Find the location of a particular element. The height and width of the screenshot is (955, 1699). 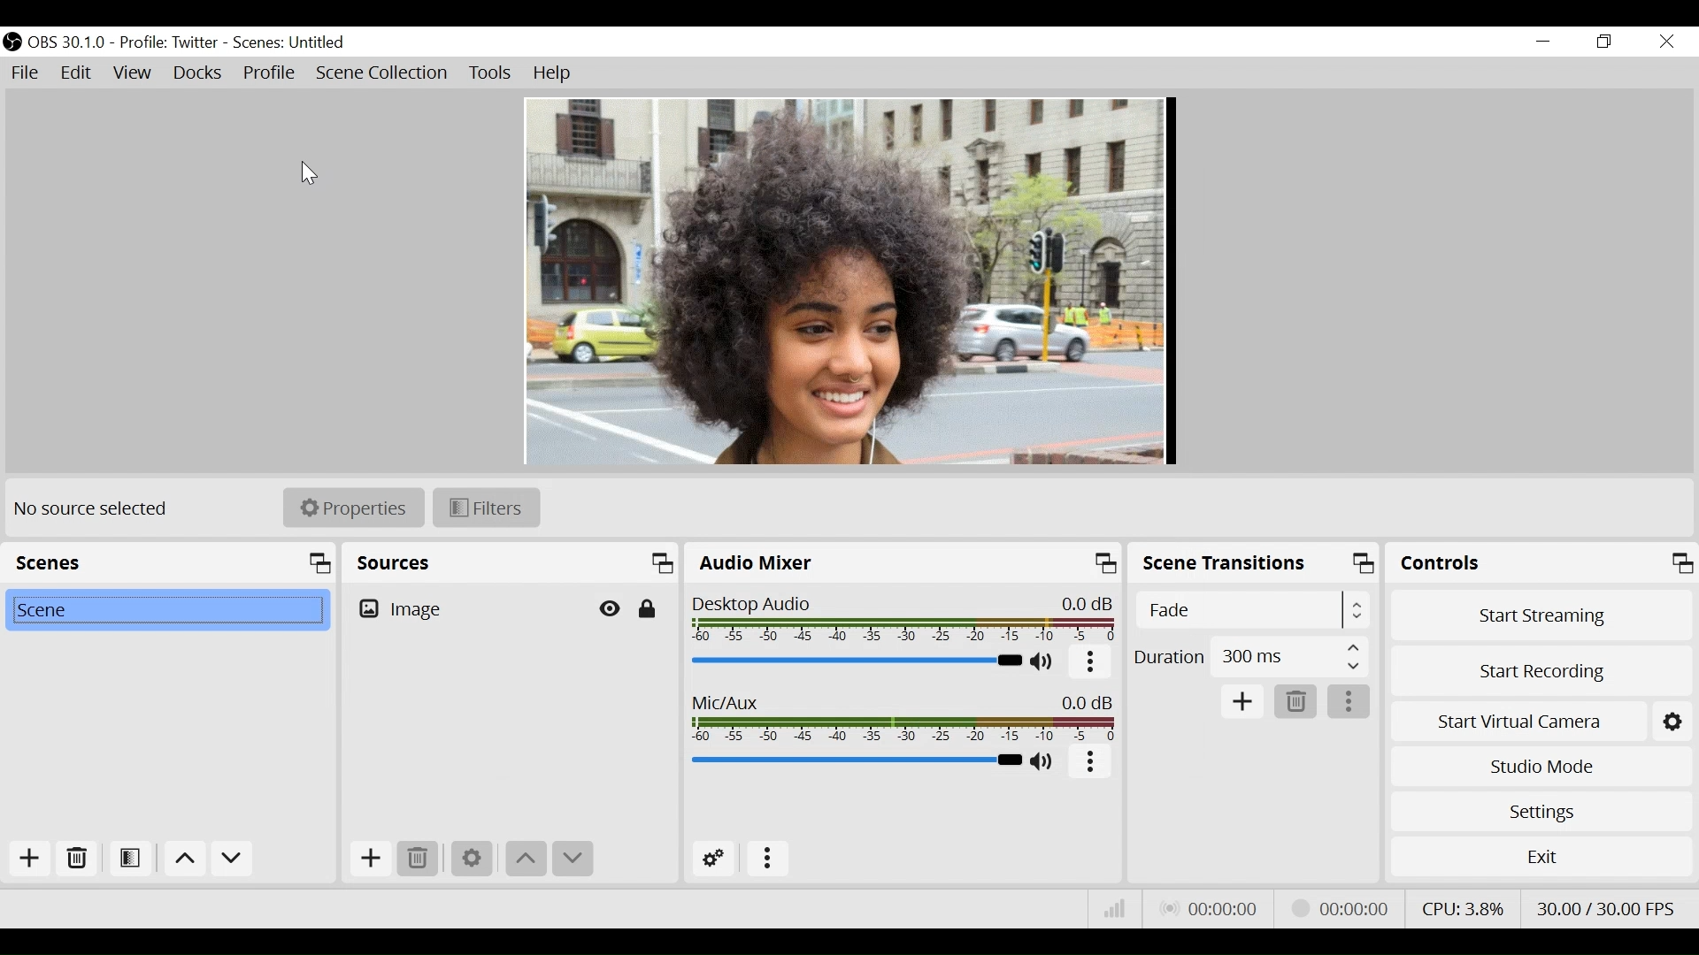

more options is located at coordinates (1090, 764).